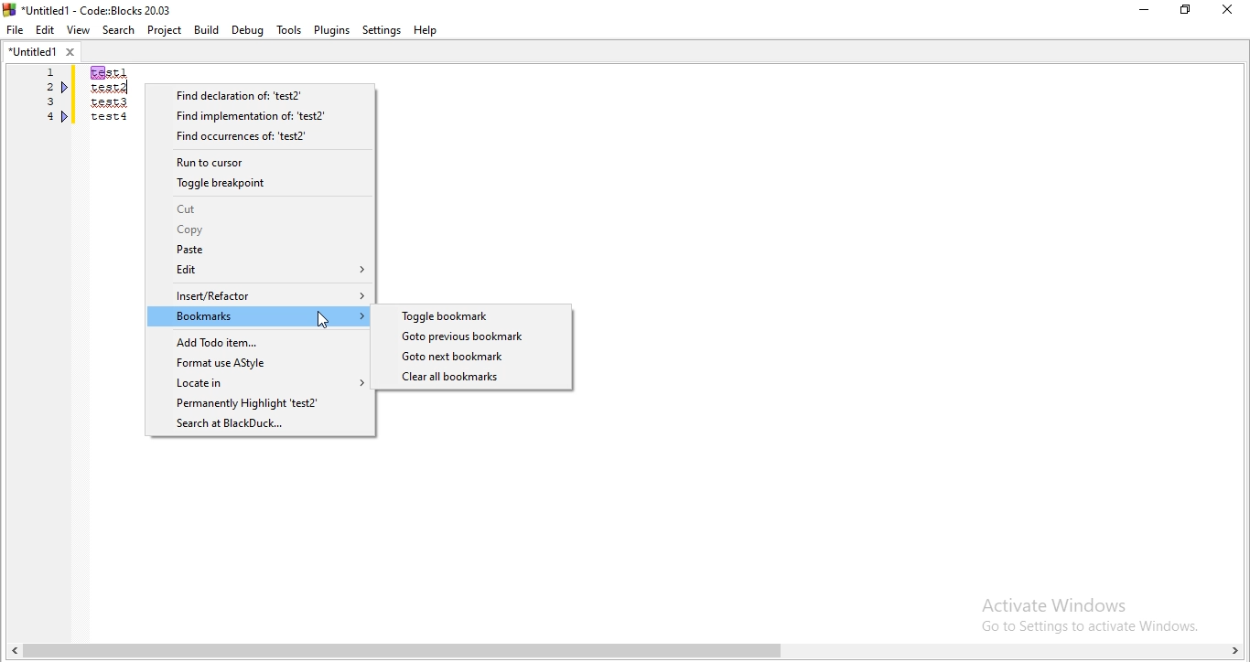  Describe the element at coordinates (473, 337) in the screenshot. I see `Goto previous bookmark` at that location.